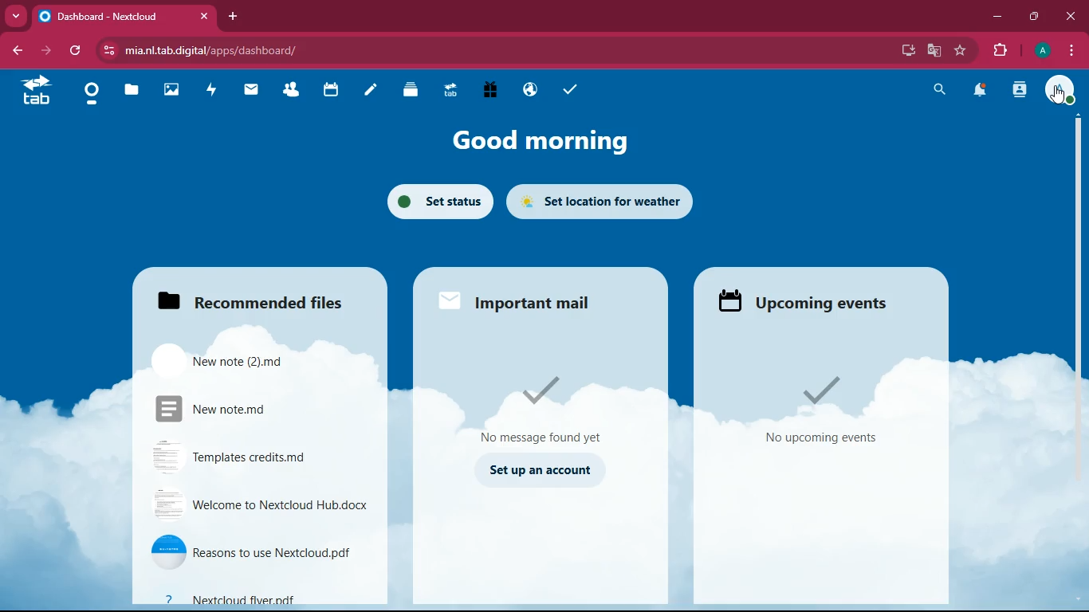  Describe the element at coordinates (250, 458) in the screenshot. I see `file` at that location.